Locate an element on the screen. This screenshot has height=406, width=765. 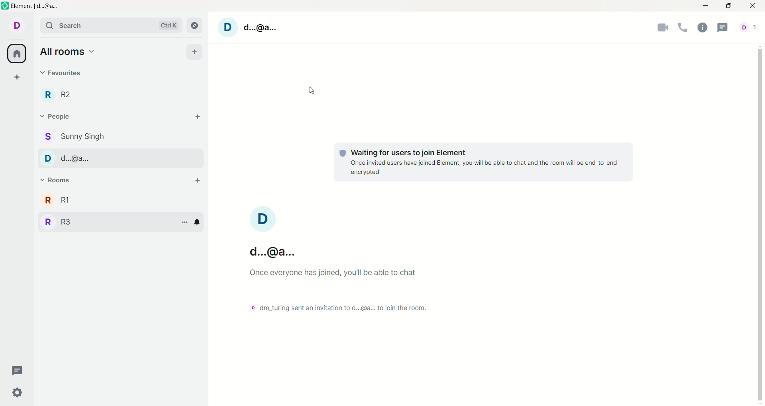
R3 room is located at coordinates (59, 222).